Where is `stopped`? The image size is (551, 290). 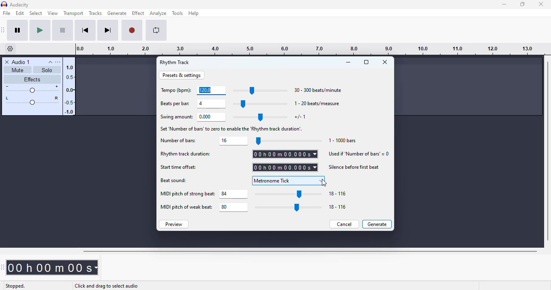 stopped is located at coordinates (15, 286).